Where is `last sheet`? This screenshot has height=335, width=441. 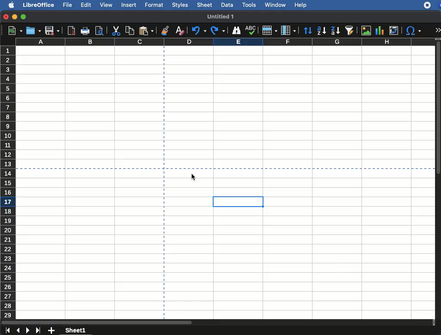 last sheet is located at coordinates (39, 330).